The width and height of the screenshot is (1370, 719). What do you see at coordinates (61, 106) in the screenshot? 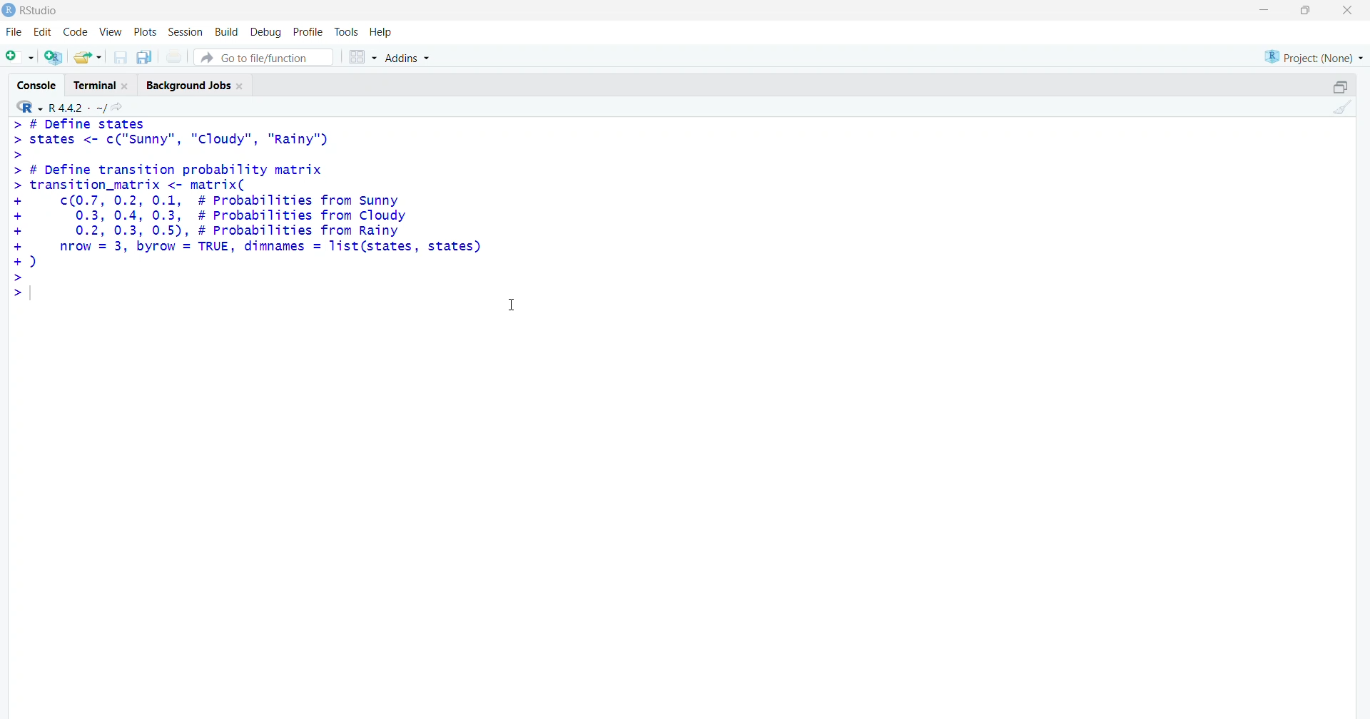
I see `R 4.4.2` at bounding box center [61, 106].